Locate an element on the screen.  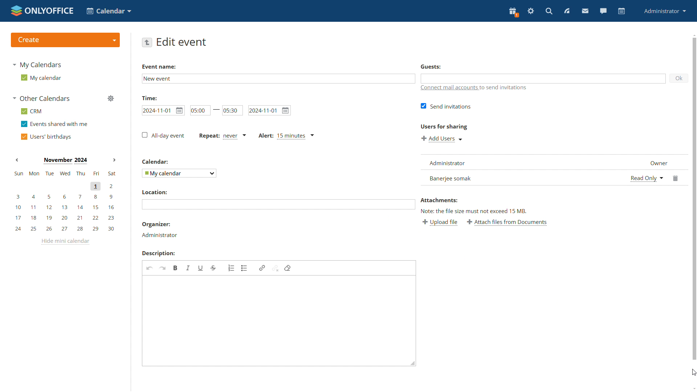
event start time is located at coordinates (163, 110).